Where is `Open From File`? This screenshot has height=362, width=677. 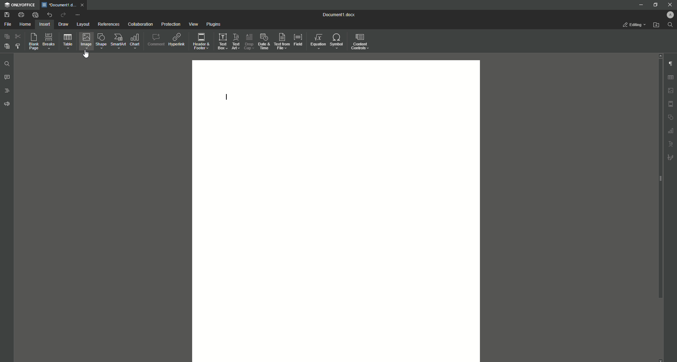 Open From File is located at coordinates (656, 24).